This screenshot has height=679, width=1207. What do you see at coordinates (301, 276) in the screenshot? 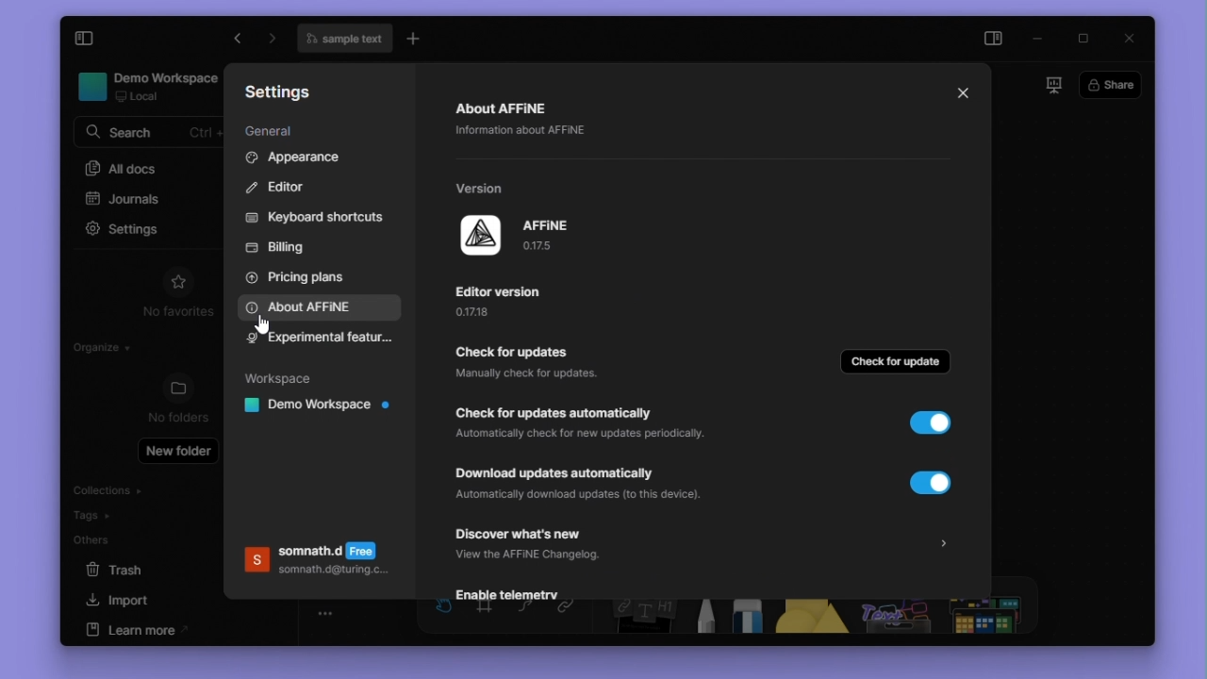
I see `Pricing plans` at bounding box center [301, 276].